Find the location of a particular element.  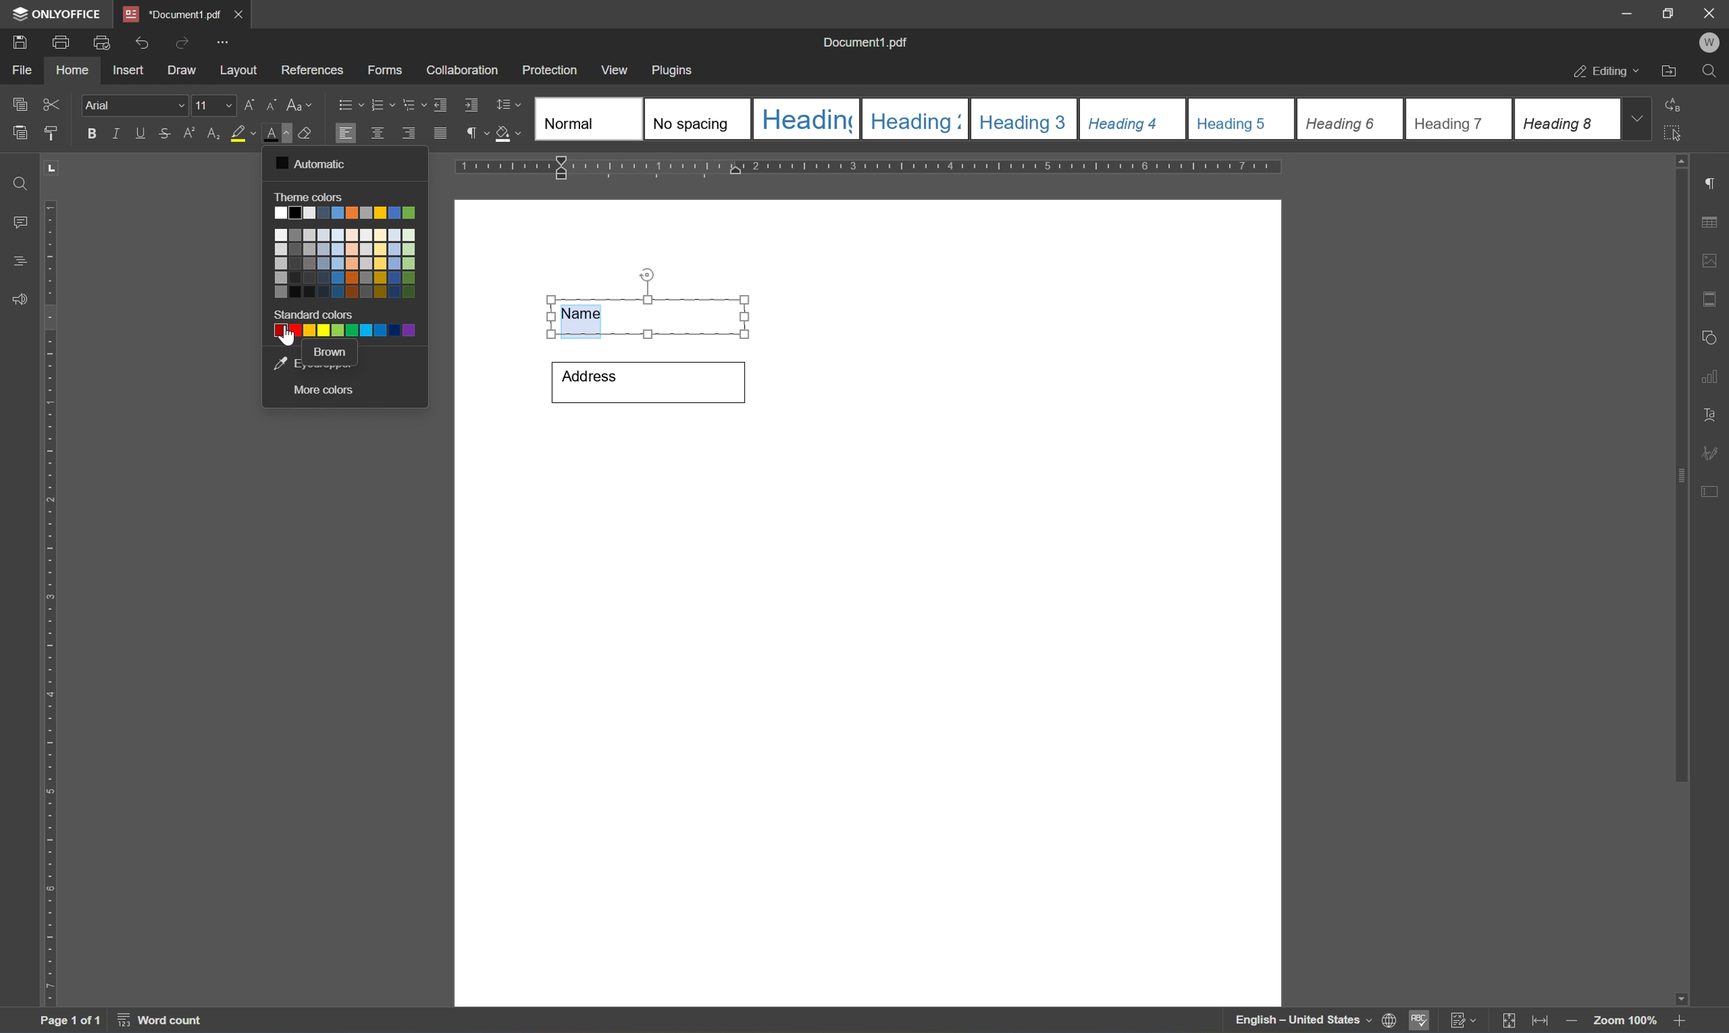

multilevel list is located at coordinates (412, 105).